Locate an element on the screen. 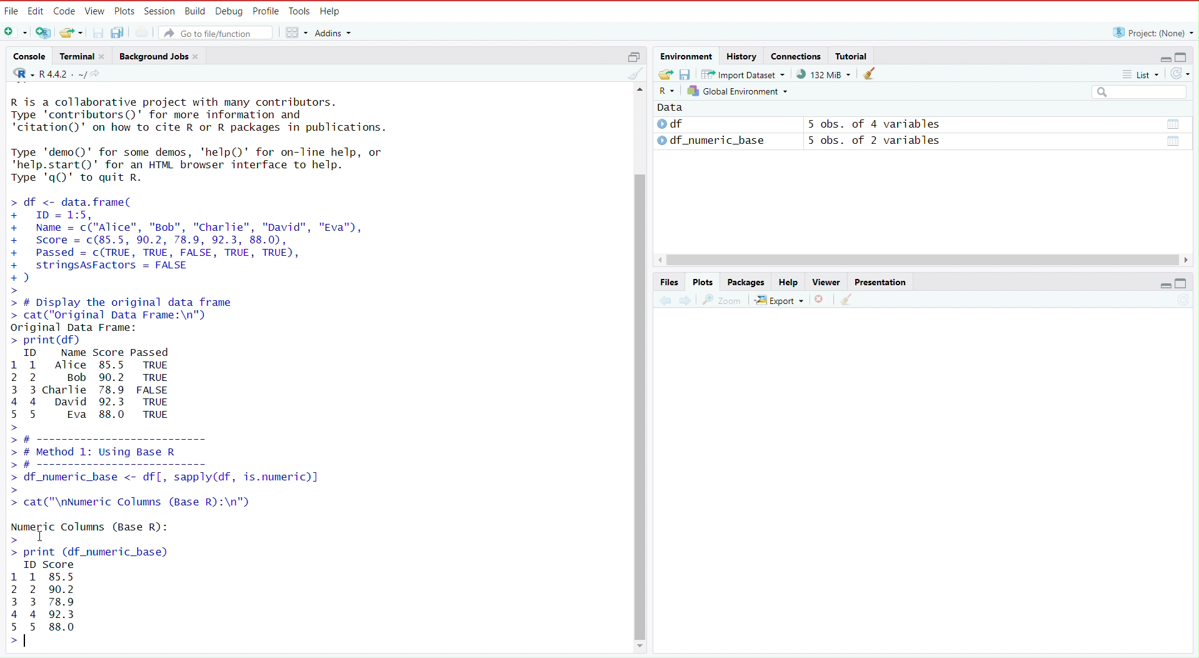 The width and height of the screenshot is (1199, 658). Plots is located at coordinates (126, 11).